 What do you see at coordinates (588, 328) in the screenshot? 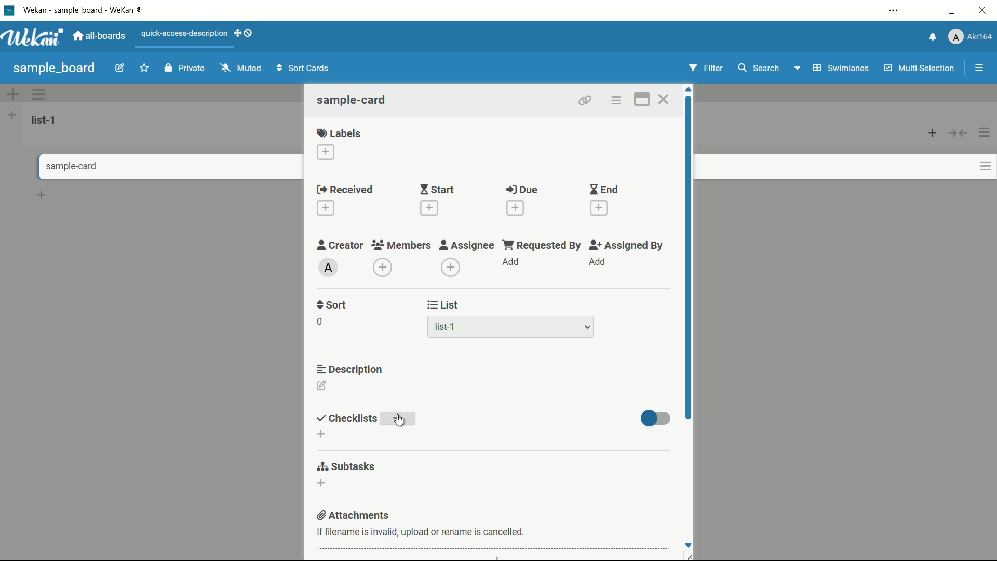
I see `dropdown` at bounding box center [588, 328].